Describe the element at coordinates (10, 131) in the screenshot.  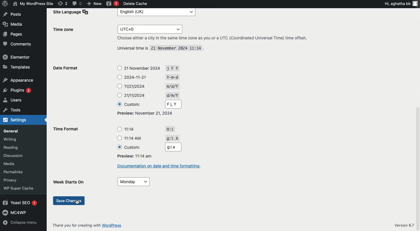
I see `General` at that location.